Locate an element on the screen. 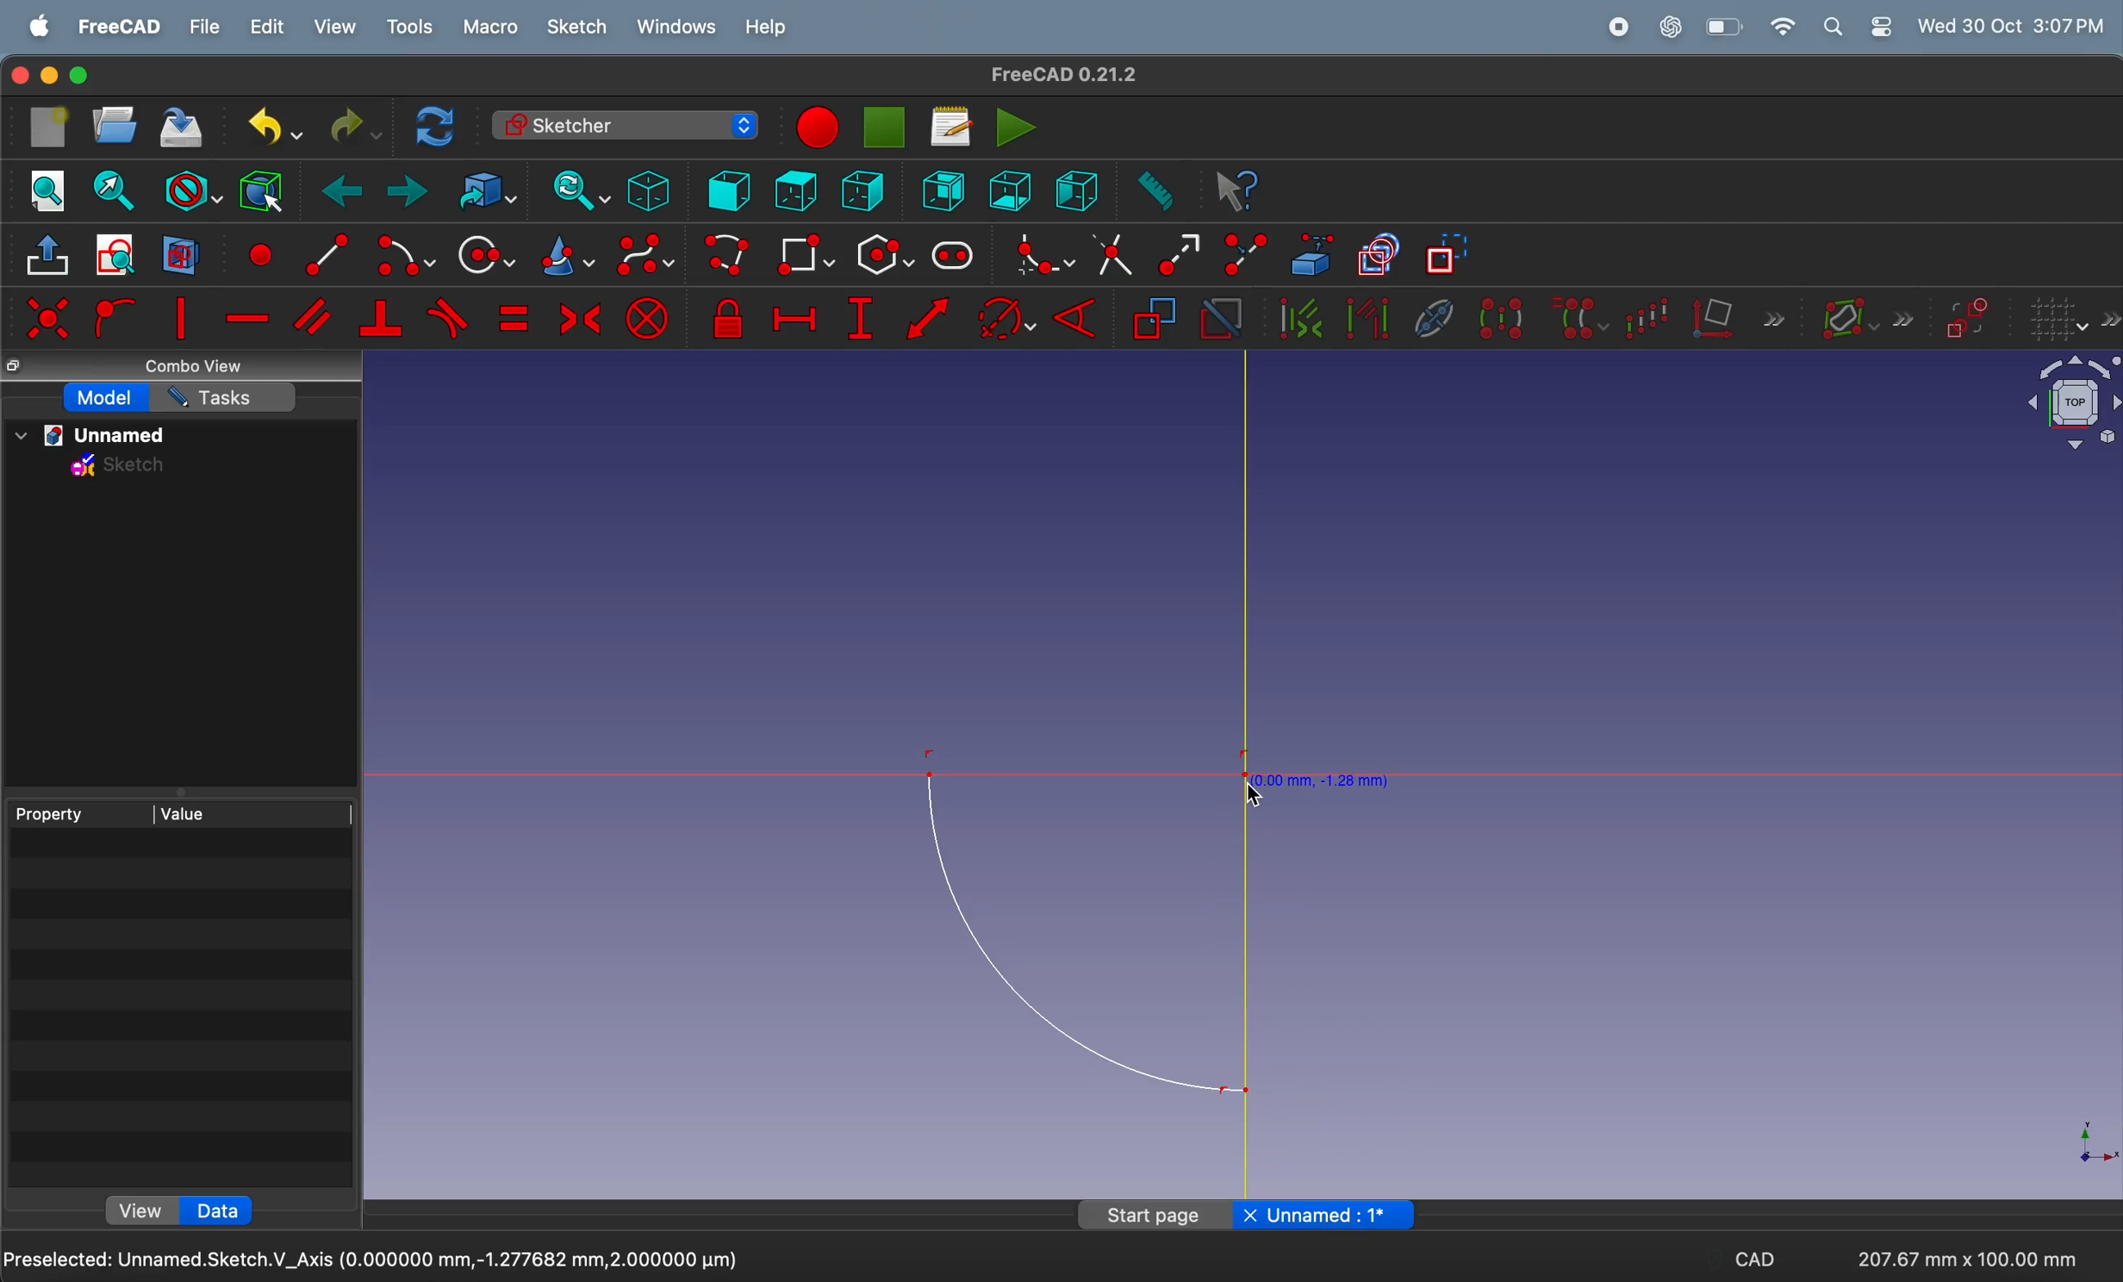  sketch is located at coordinates (120, 469).